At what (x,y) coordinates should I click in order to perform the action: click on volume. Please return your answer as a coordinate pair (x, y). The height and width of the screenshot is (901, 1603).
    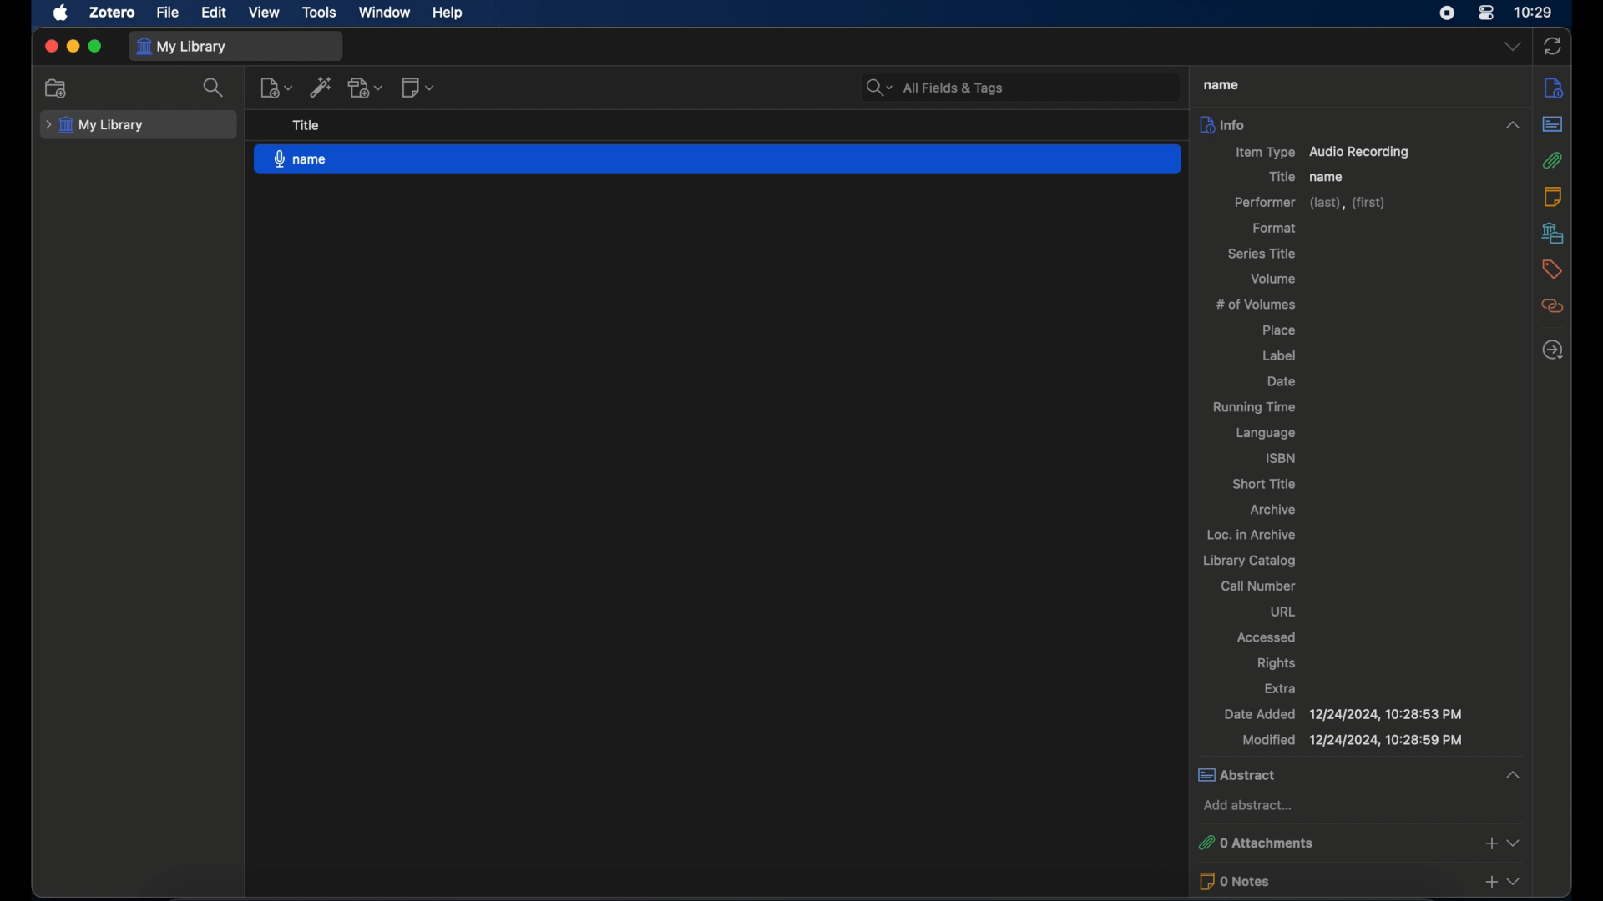
    Looking at the image, I should click on (1276, 278).